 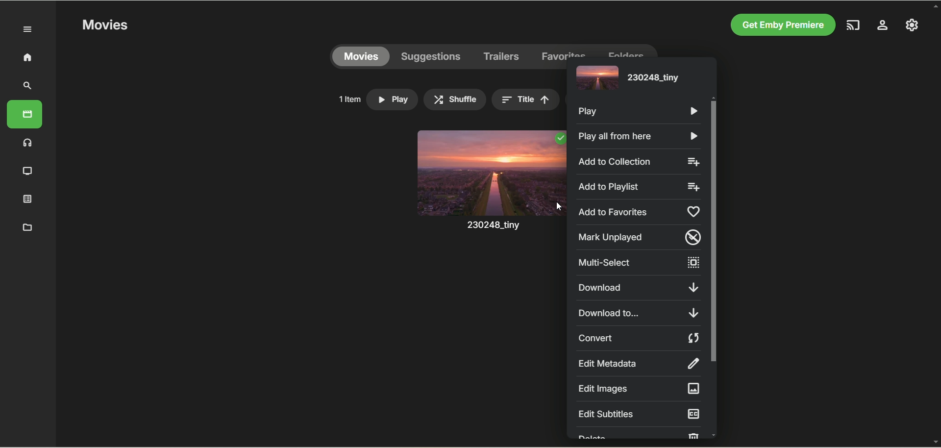 I want to click on edit subtitles, so click(x=639, y=414).